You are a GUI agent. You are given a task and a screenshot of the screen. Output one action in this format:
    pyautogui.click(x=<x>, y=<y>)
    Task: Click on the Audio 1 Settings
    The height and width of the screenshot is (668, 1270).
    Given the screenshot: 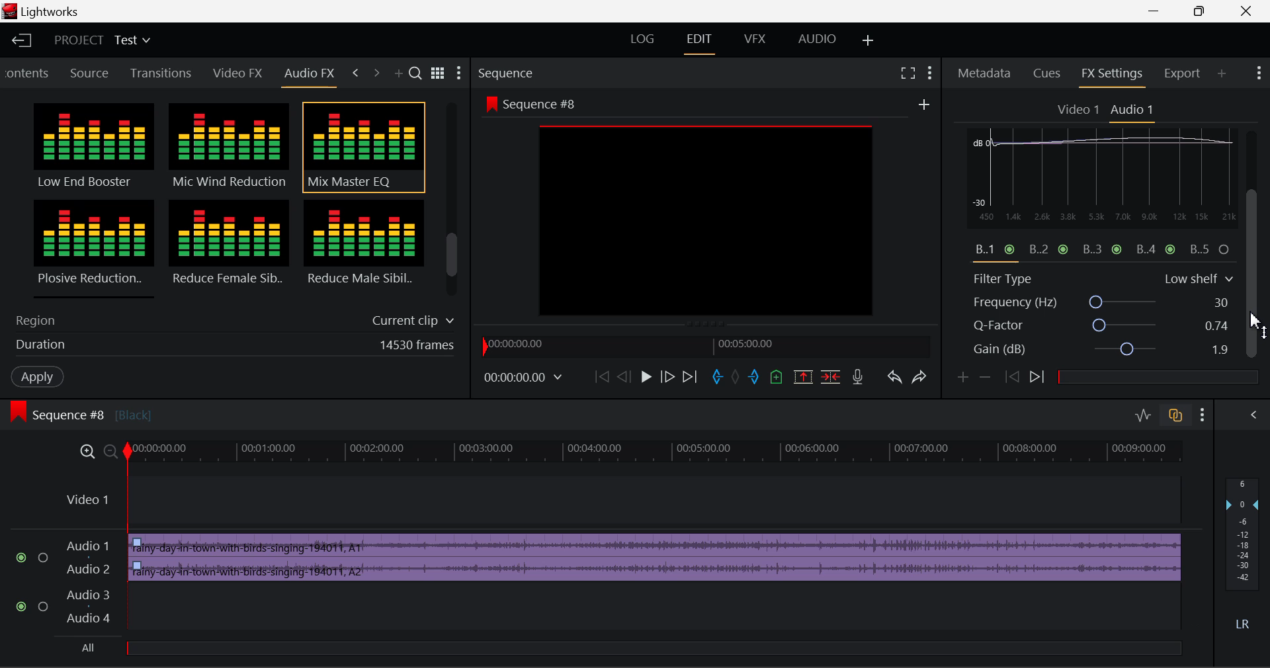 What is the action you would take?
    pyautogui.click(x=1134, y=110)
    